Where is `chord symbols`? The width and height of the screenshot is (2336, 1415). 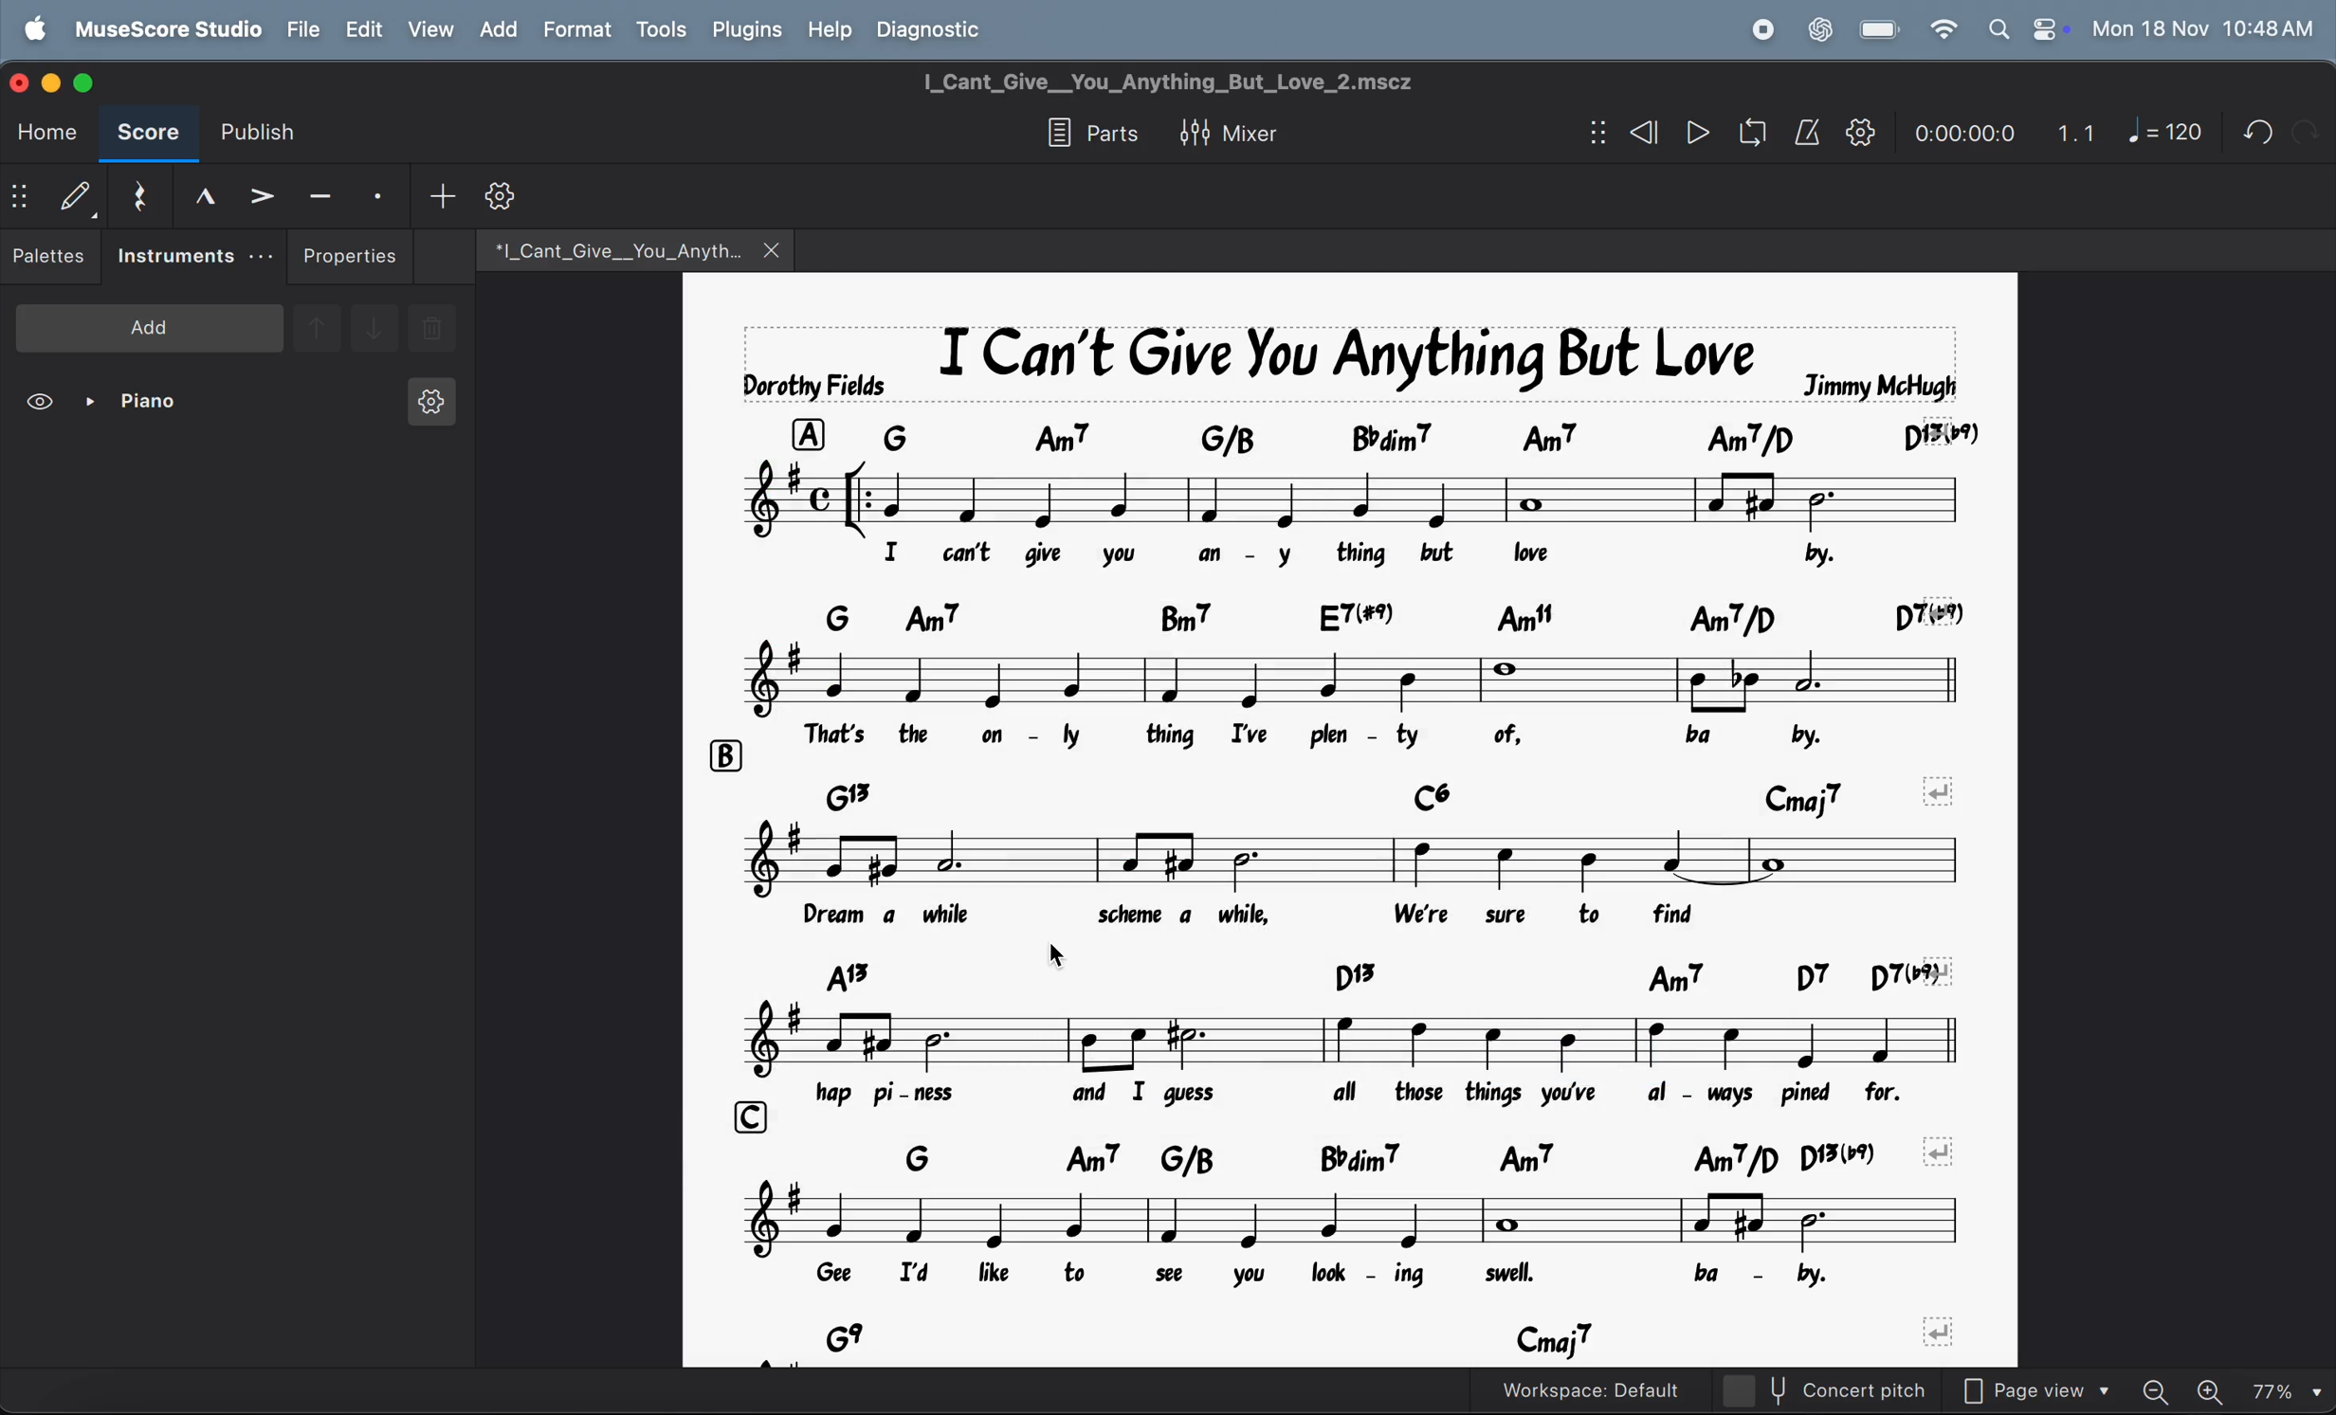 chord symbols is located at coordinates (1430, 427).